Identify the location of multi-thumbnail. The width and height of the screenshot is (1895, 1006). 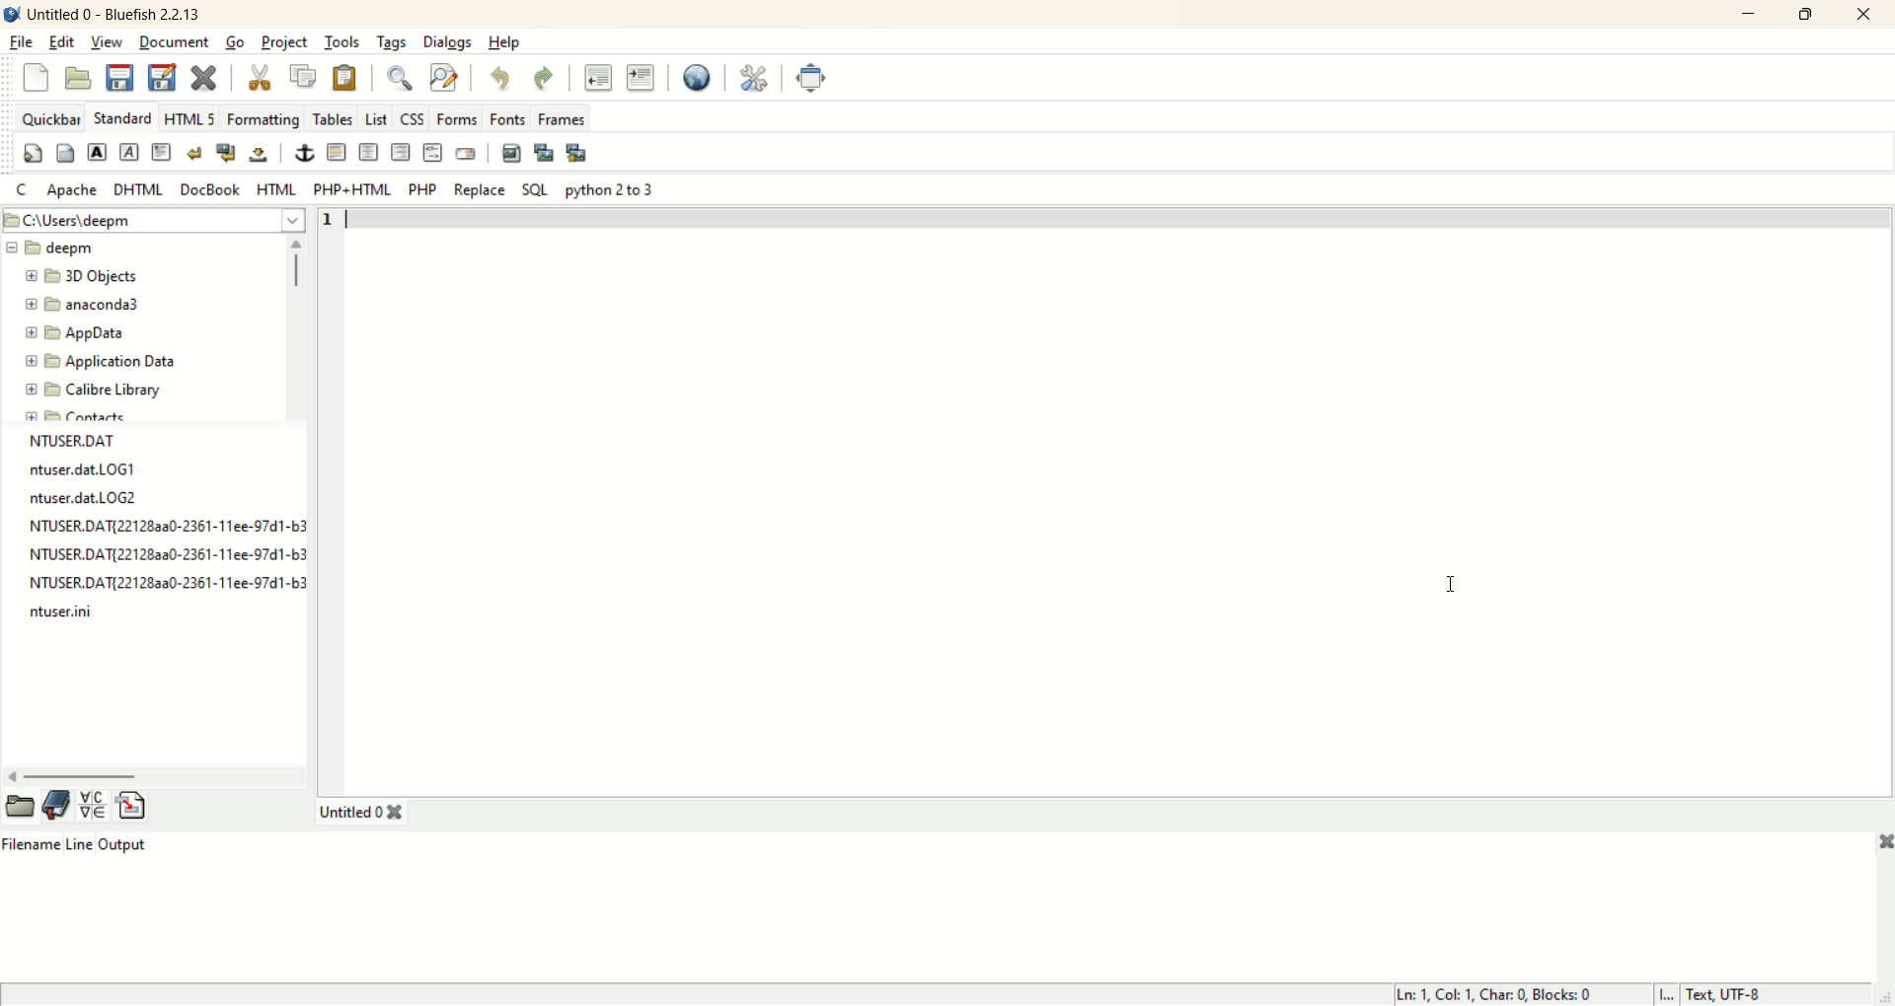
(581, 152).